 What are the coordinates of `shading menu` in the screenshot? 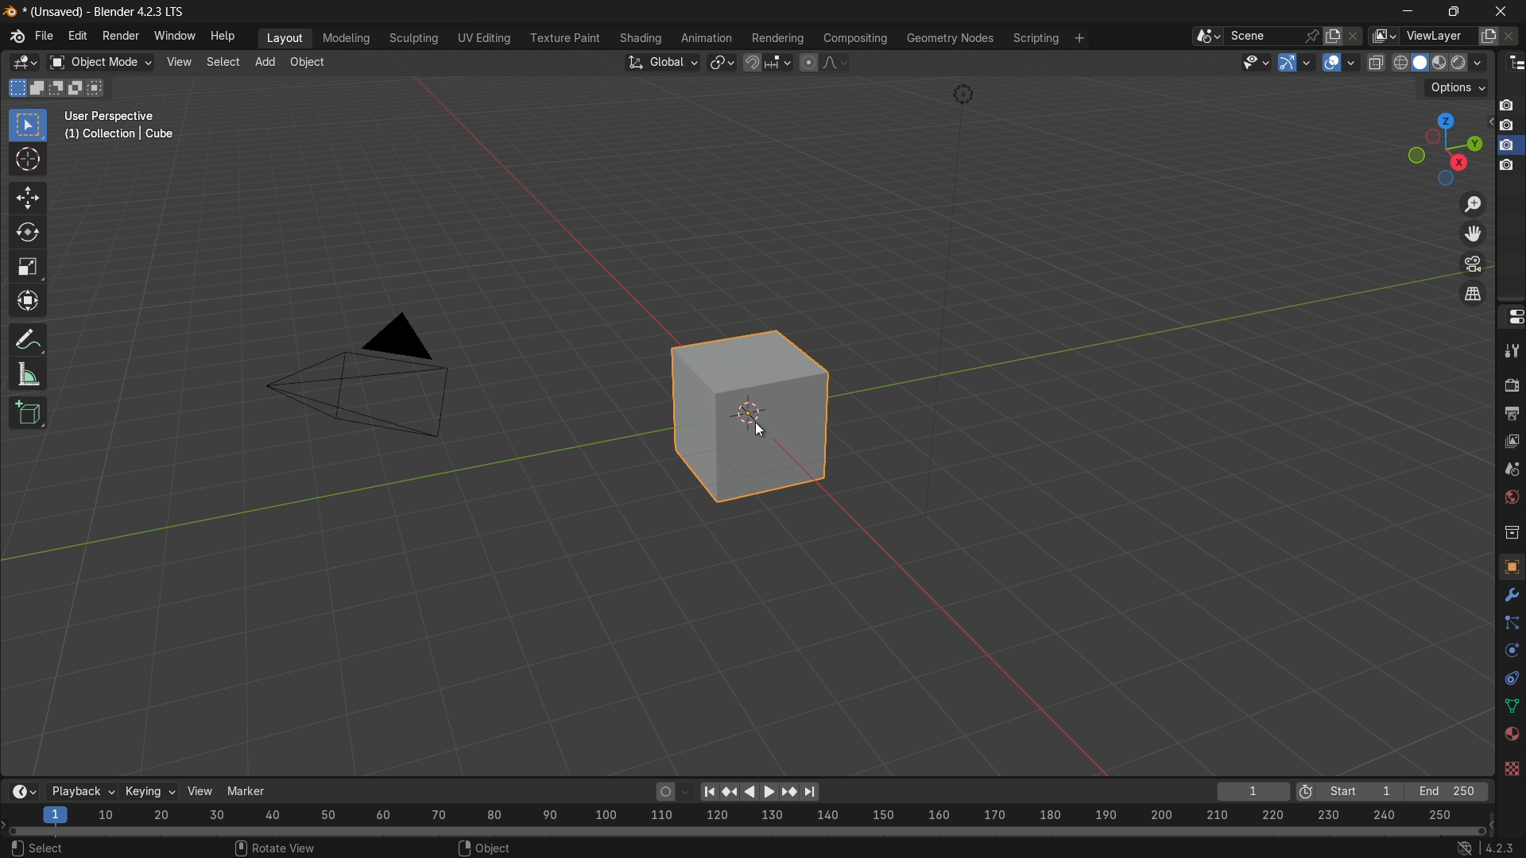 It's located at (638, 39).